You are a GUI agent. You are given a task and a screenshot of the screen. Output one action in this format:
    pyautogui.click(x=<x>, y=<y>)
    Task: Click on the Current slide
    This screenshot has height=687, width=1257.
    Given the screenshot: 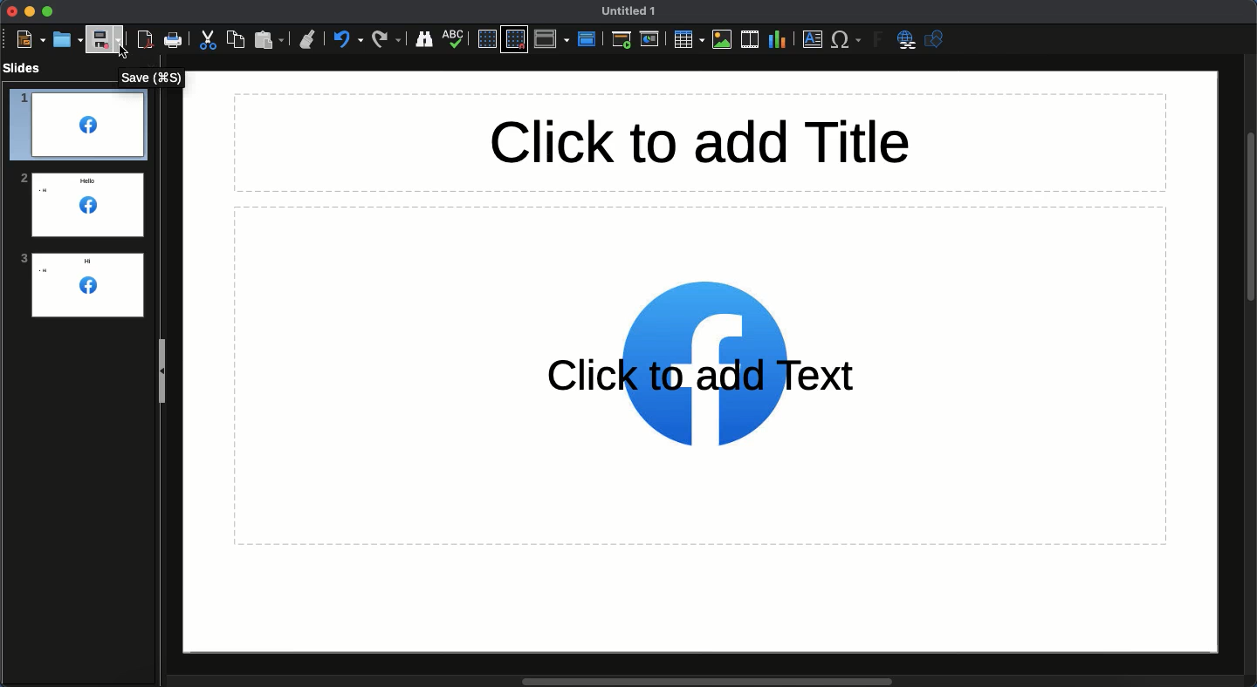 What is the action you would take?
    pyautogui.click(x=651, y=42)
    